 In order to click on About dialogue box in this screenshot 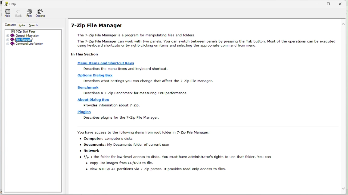, I will do `click(93, 100)`.